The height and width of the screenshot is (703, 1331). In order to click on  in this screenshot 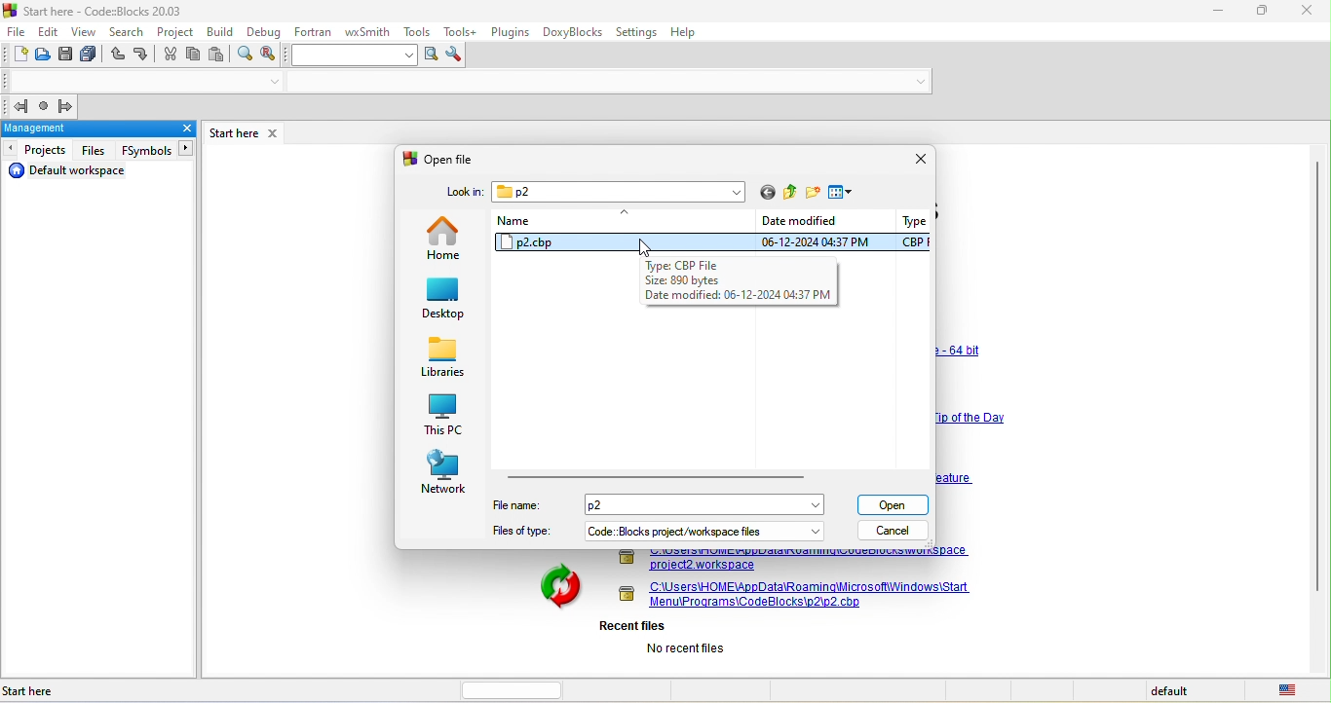, I will do `click(956, 478)`.